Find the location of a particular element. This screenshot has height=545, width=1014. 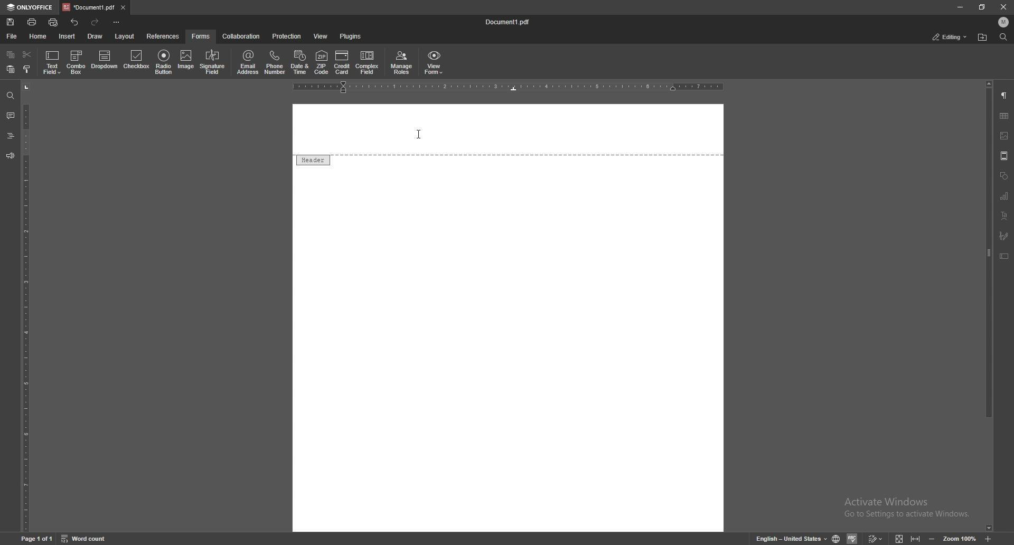

paragraph is located at coordinates (1005, 96).